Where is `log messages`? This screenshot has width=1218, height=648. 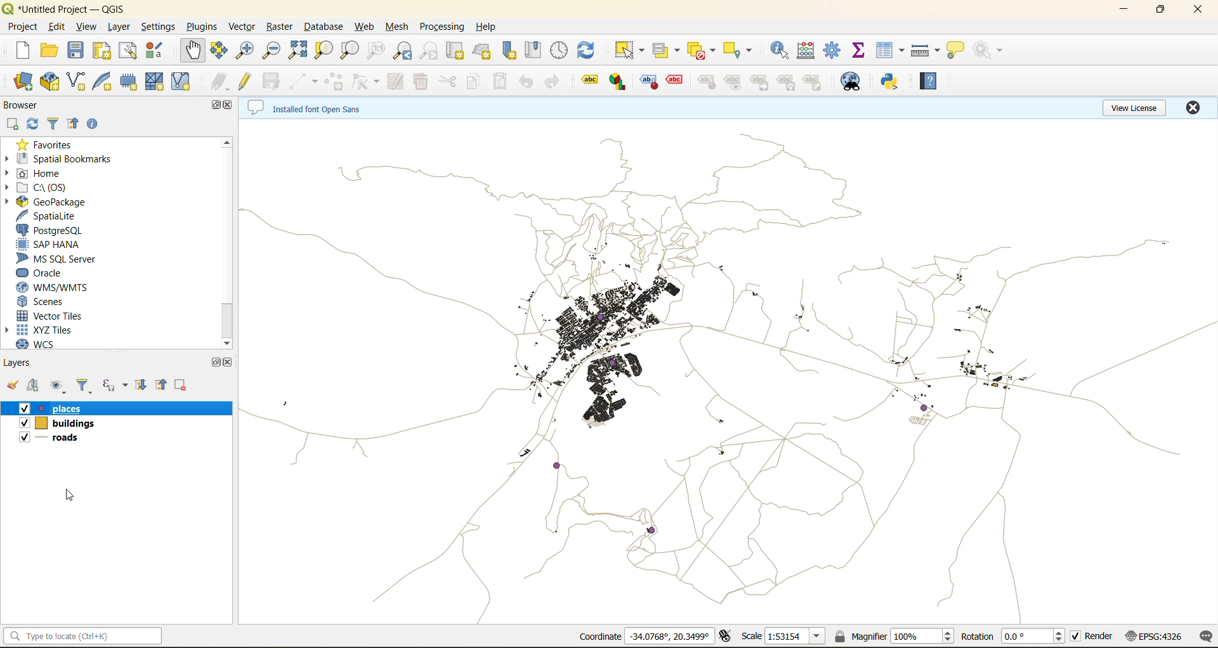
log messages is located at coordinates (1207, 637).